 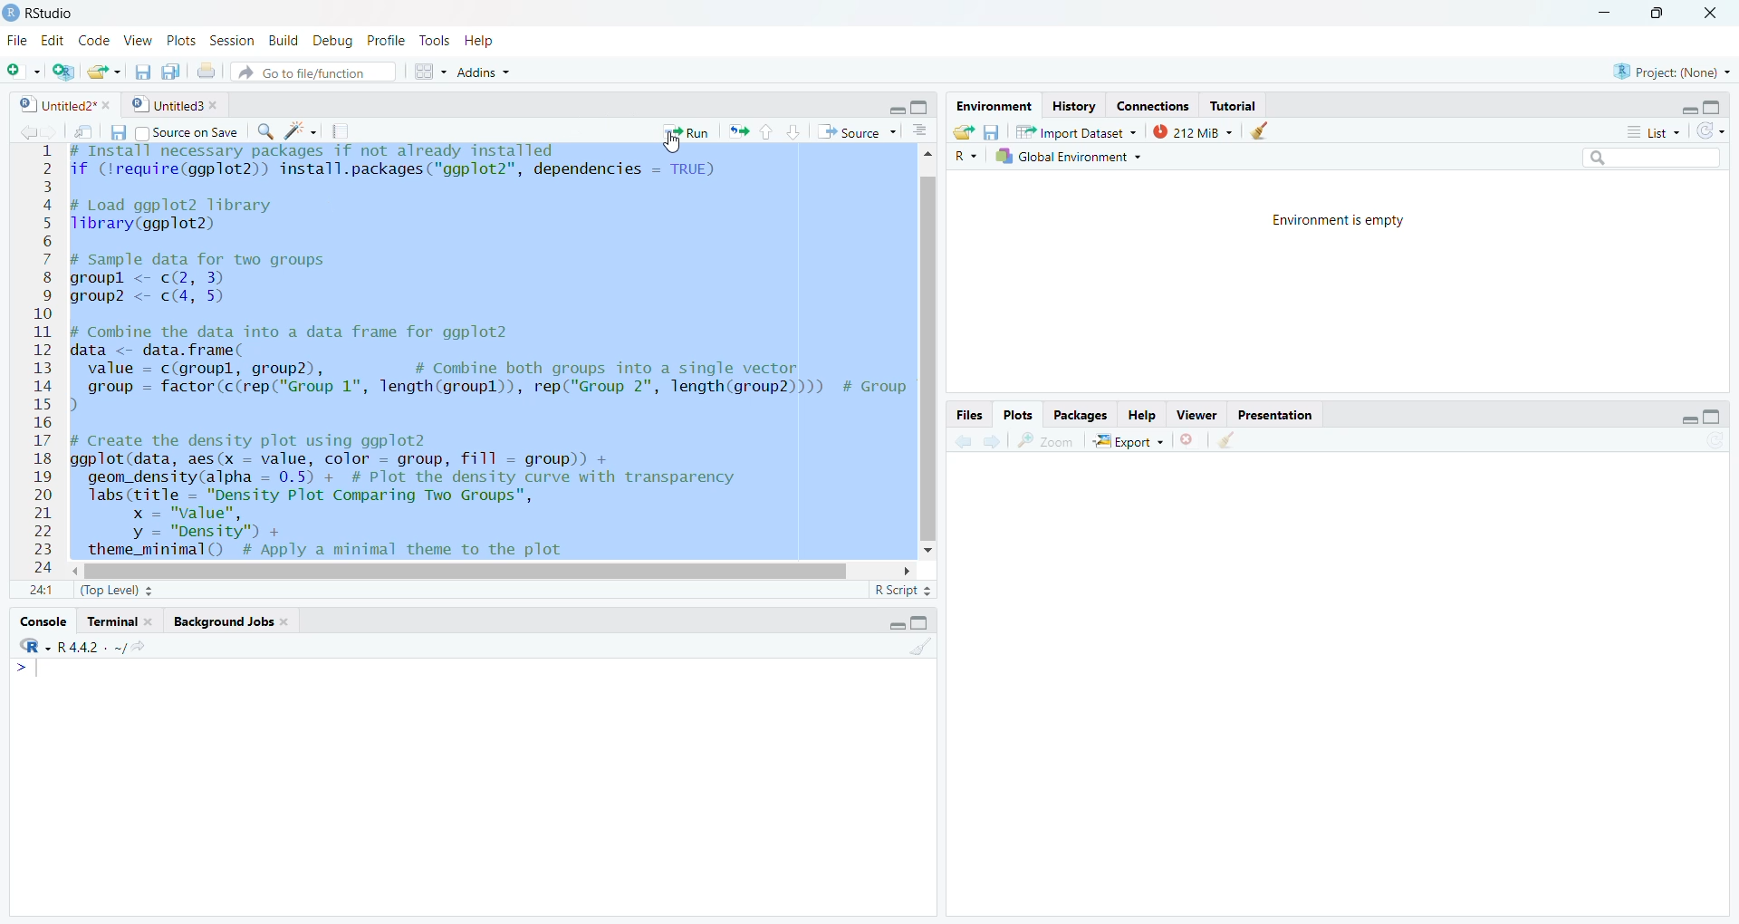 I want to click on packages, so click(x=1075, y=415).